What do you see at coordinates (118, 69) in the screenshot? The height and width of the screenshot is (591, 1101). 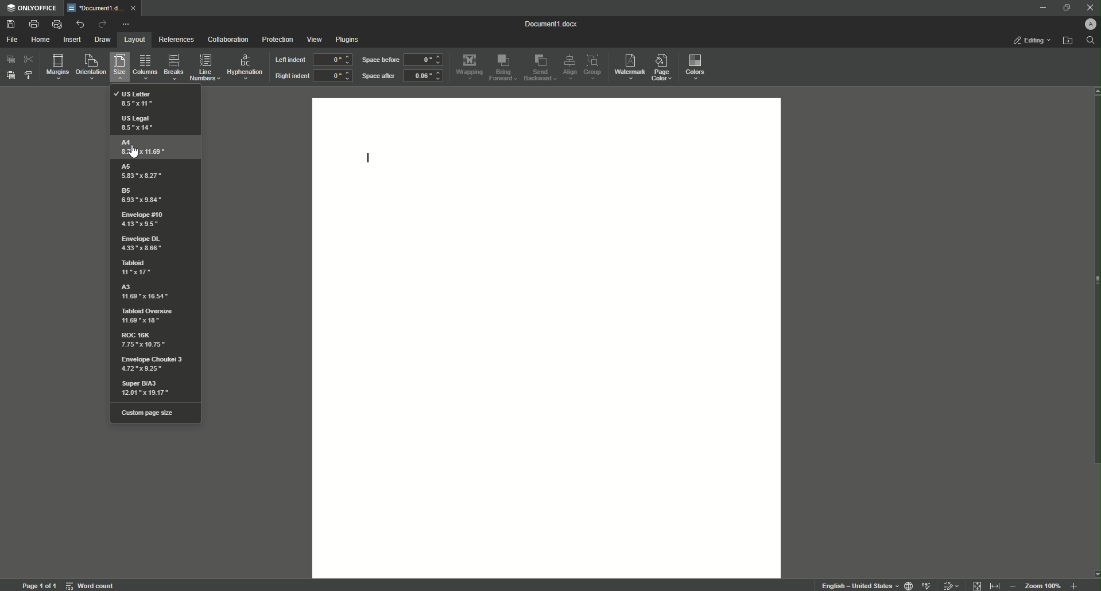 I see `Size` at bounding box center [118, 69].